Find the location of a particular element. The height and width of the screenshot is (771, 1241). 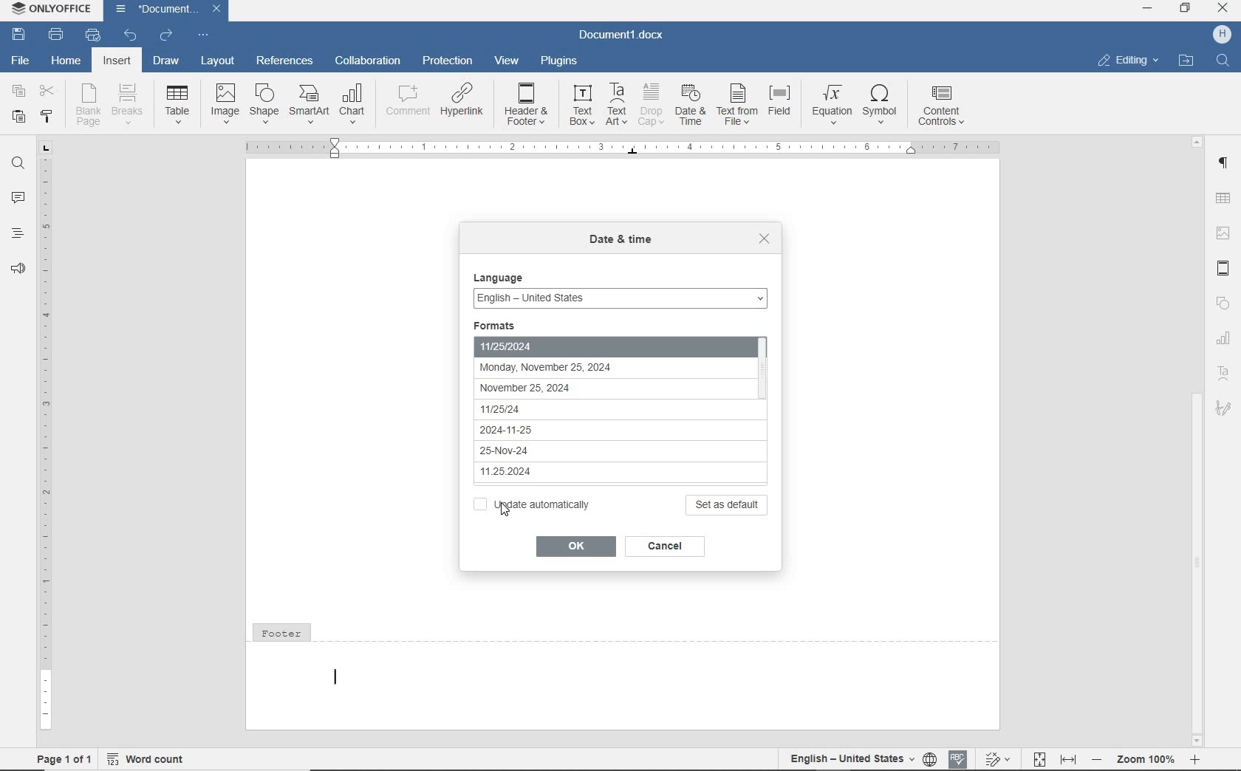

editing is located at coordinates (1129, 61).